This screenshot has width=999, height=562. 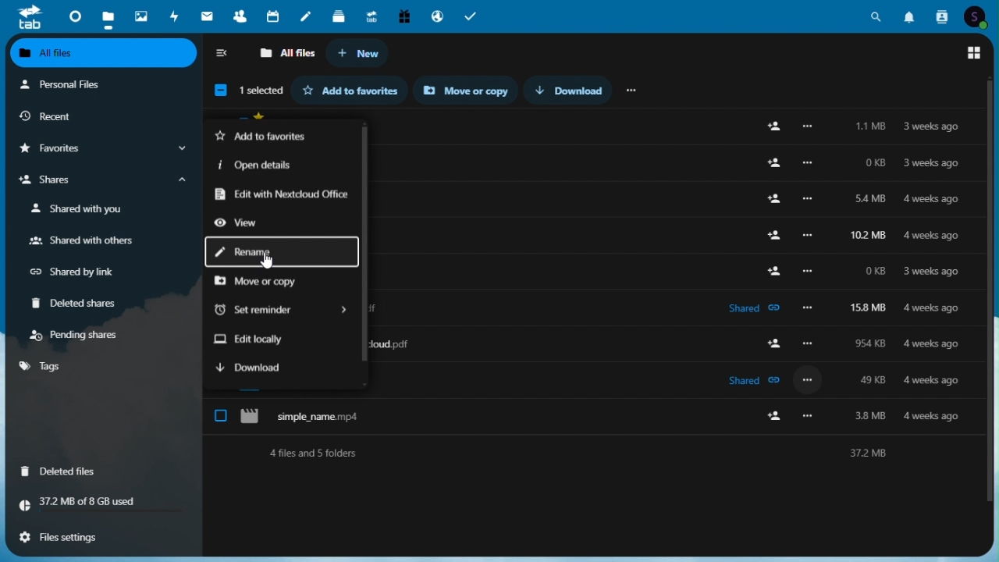 What do you see at coordinates (265, 283) in the screenshot?
I see `move or copy` at bounding box center [265, 283].